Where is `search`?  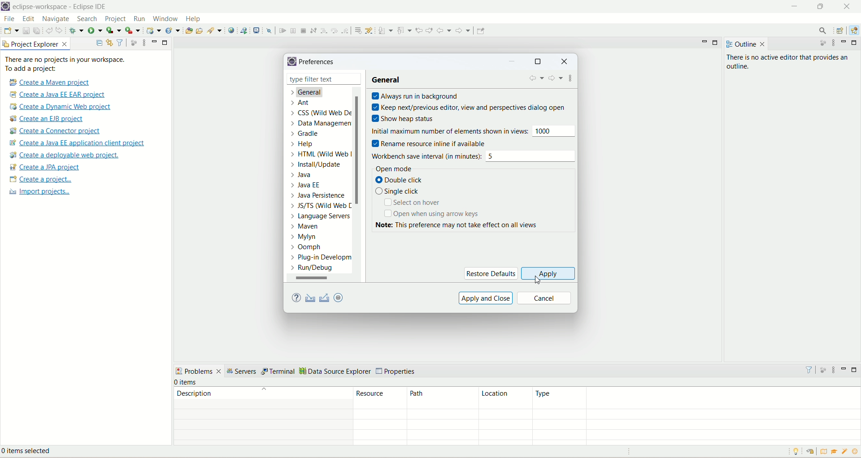 search is located at coordinates (215, 30).